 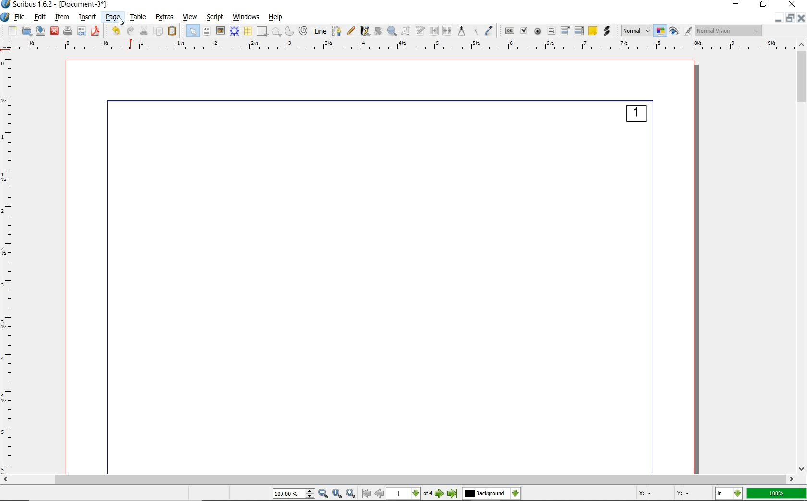 I want to click on help, so click(x=277, y=18).